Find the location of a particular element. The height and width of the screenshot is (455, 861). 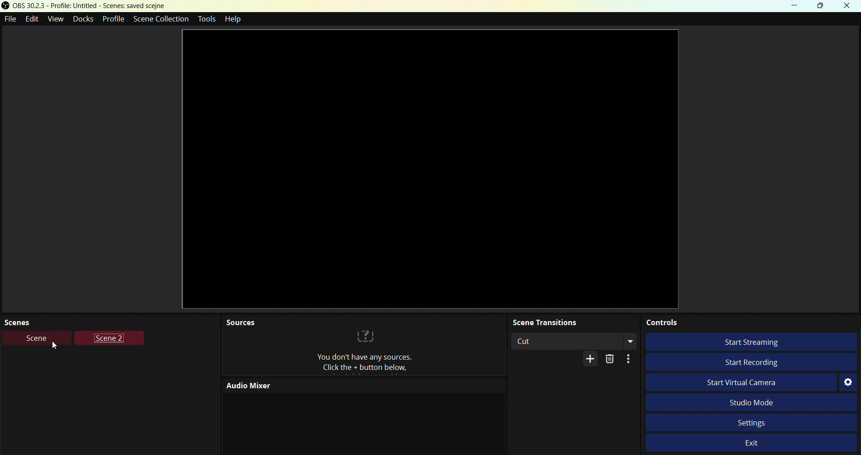

Scene is located at coordinates (37, 338).